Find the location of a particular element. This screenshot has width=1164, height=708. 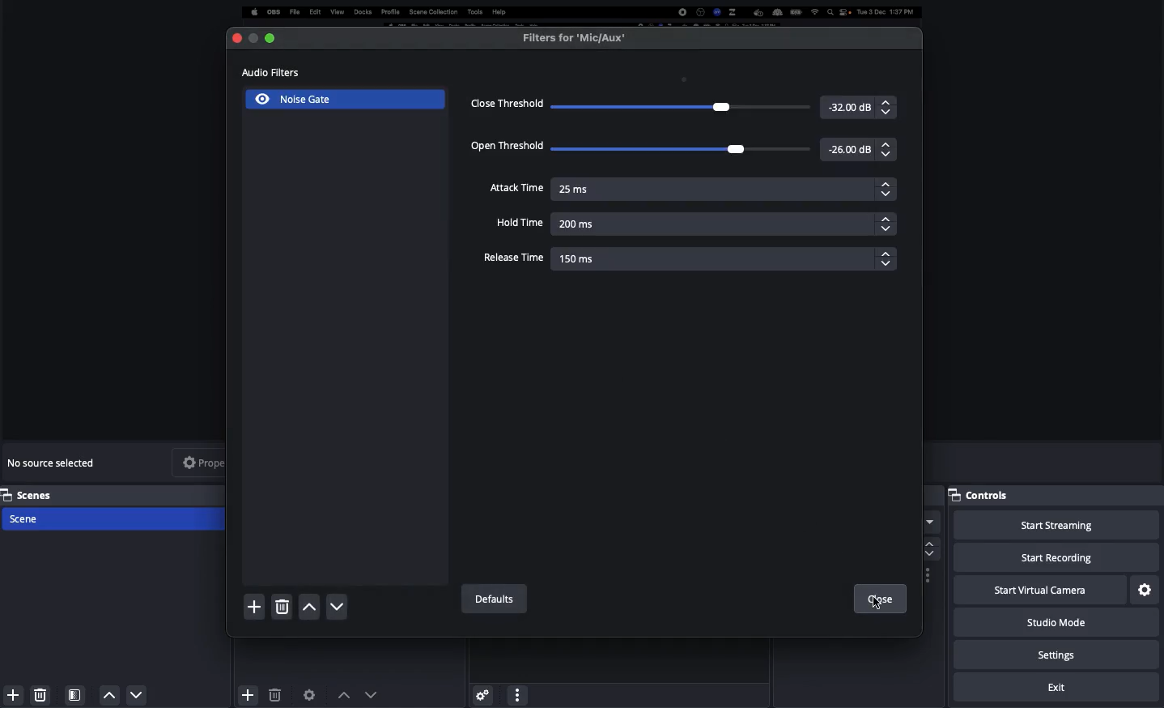

Noise Gate is located at coordinates (287, 101).